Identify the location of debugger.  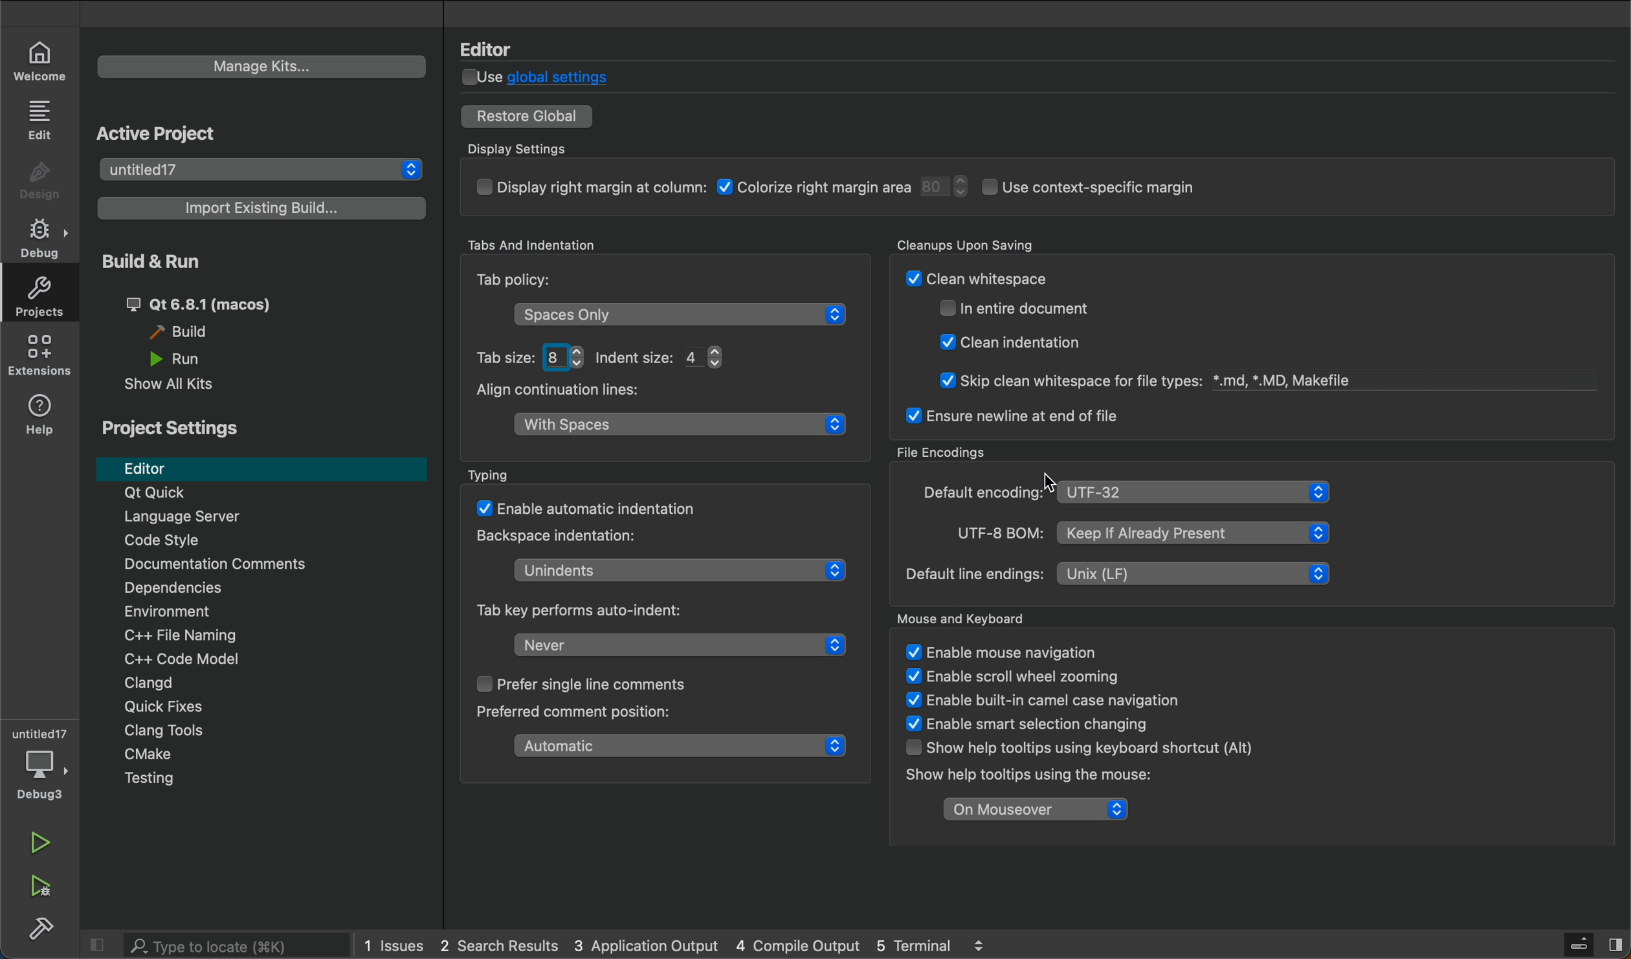
(41, 765).